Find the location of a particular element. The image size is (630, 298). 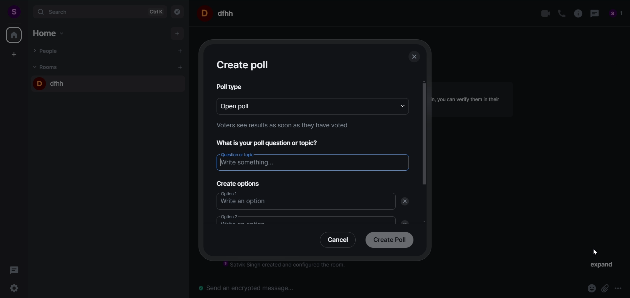

add is located at coordinates (178, 34).